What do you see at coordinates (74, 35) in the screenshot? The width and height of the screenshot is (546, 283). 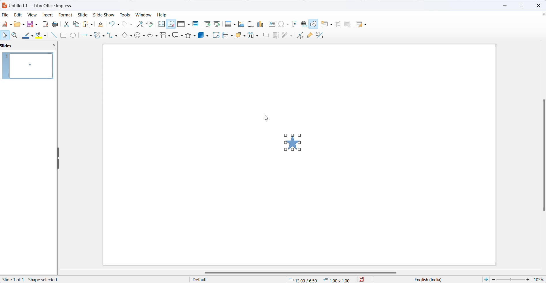 I see `ellipse` at bounding box center [74, 35].